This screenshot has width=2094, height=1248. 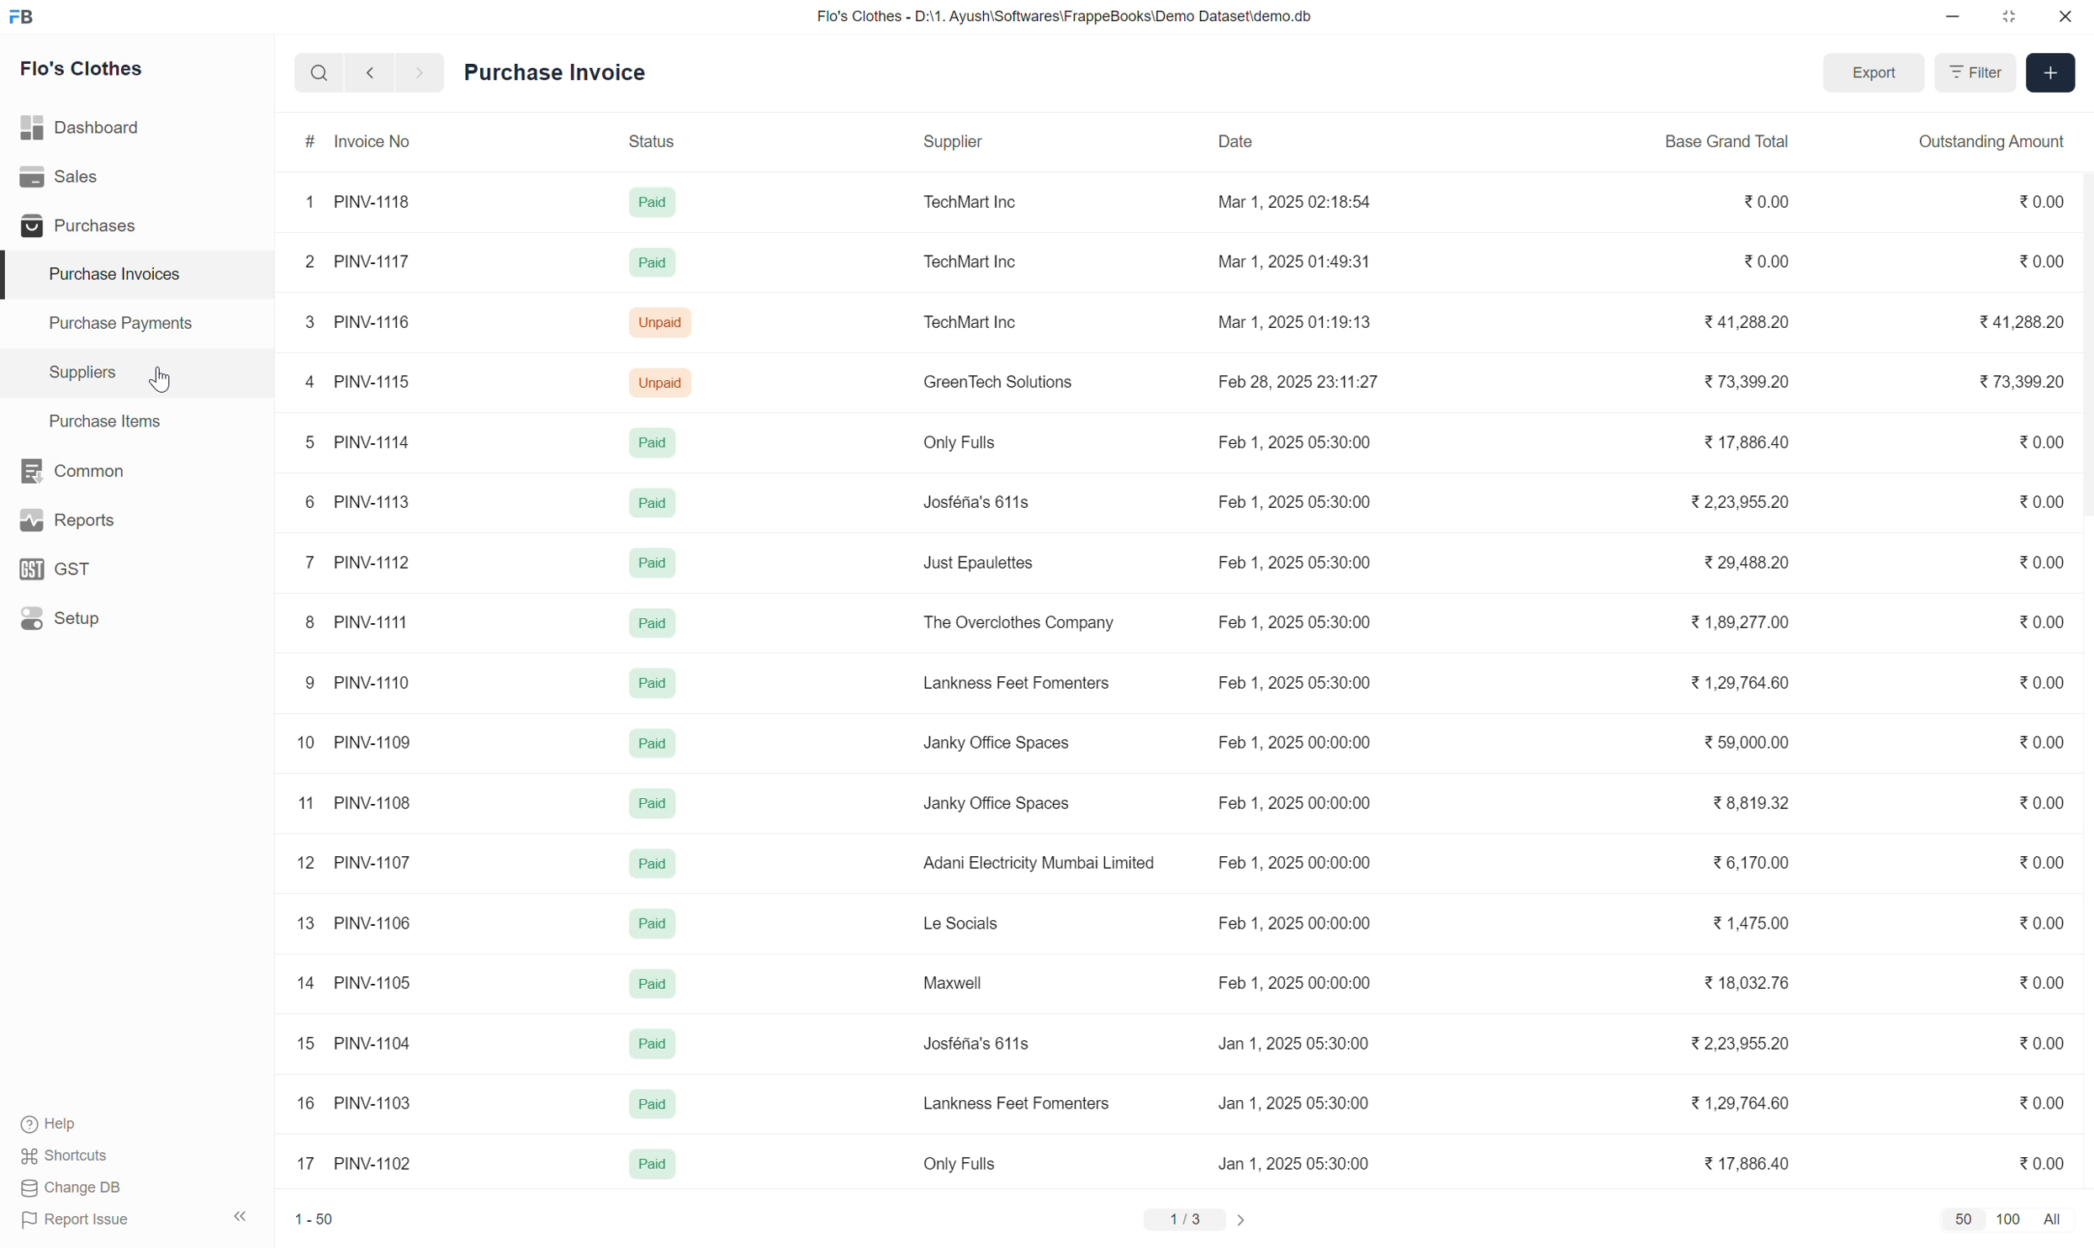 What do you see at coordinates (350, 376) in the screenshot?
I see `4 PINV-1115` at bounding box center [350, 376].